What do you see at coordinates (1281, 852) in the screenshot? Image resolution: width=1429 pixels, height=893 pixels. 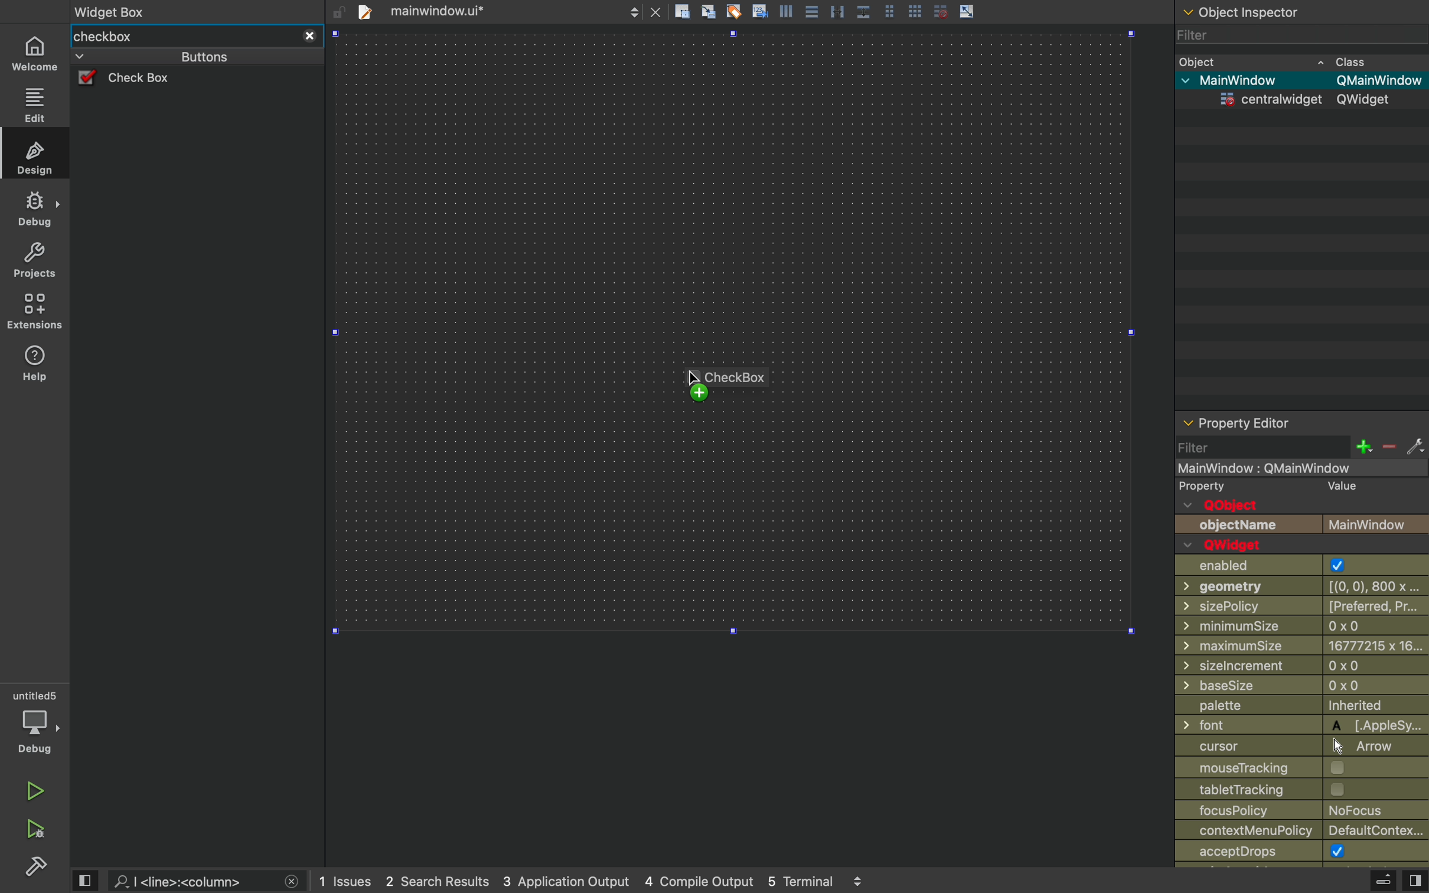 I see `accept drops` at bounding box center [1281, 852].